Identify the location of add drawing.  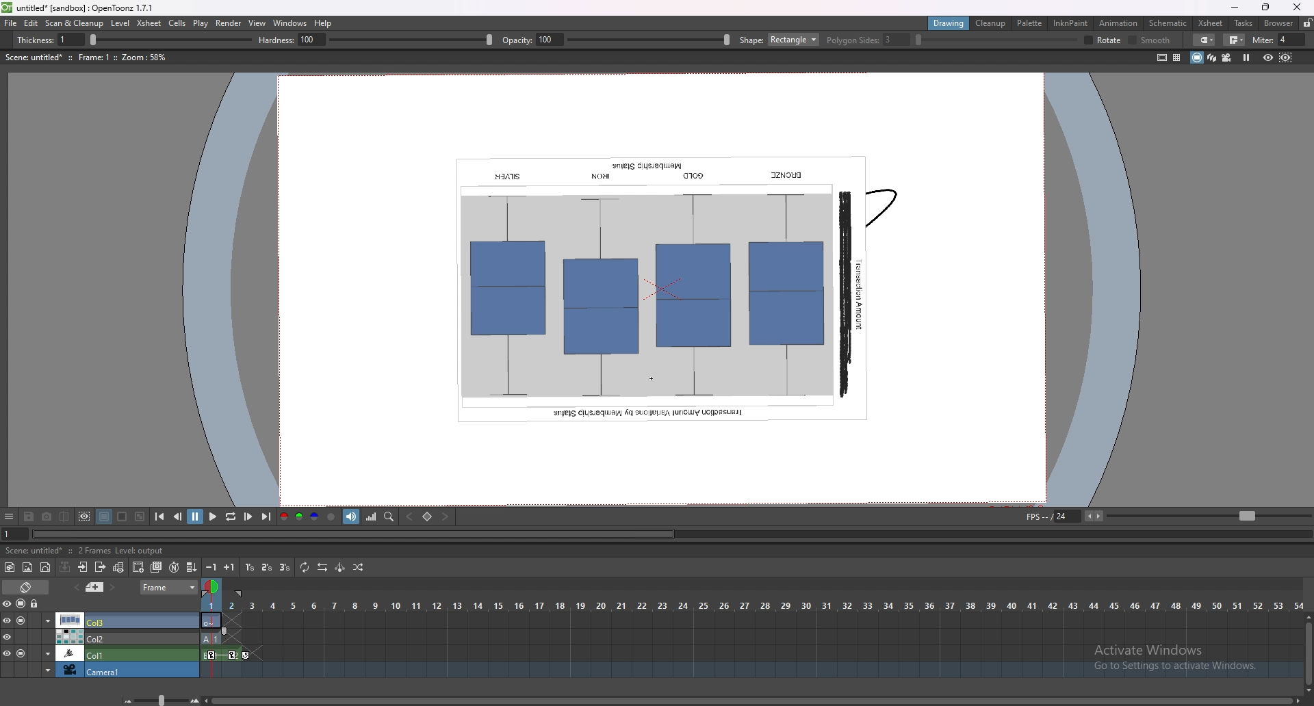
(139, 566).